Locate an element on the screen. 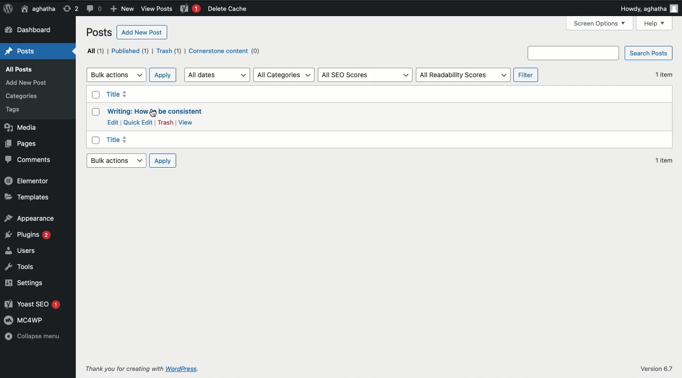 The height and width of the screenshot is (378, 682). Return is located at coordinates (71, 10).